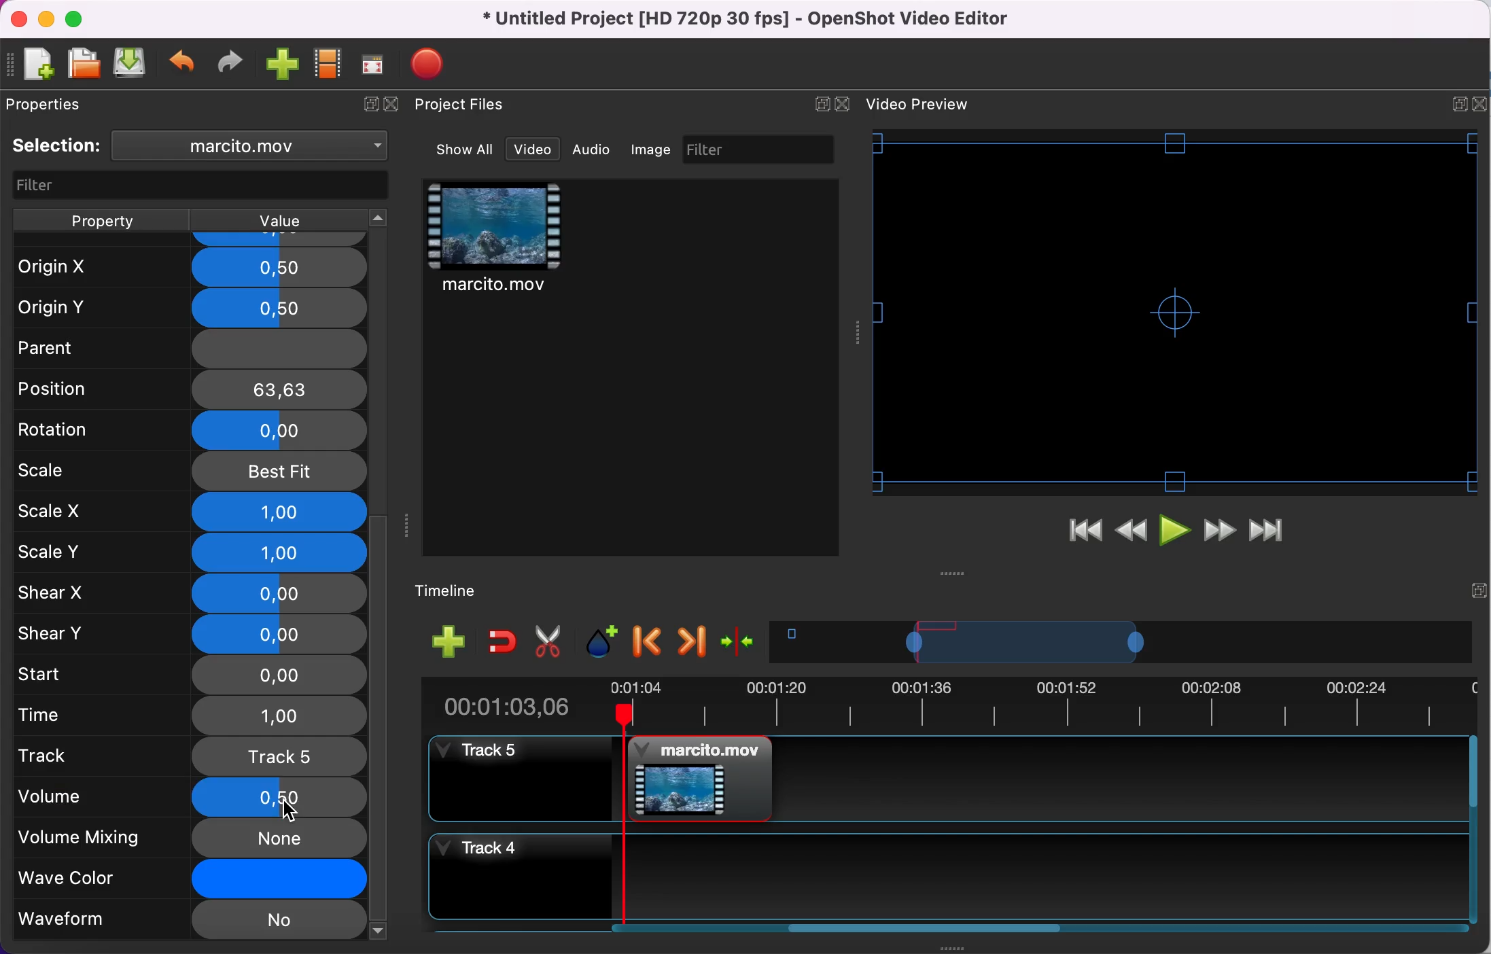 The height and width of the screenshot is (954, 1491). I want to click on scale x 1, so click(192, 512).